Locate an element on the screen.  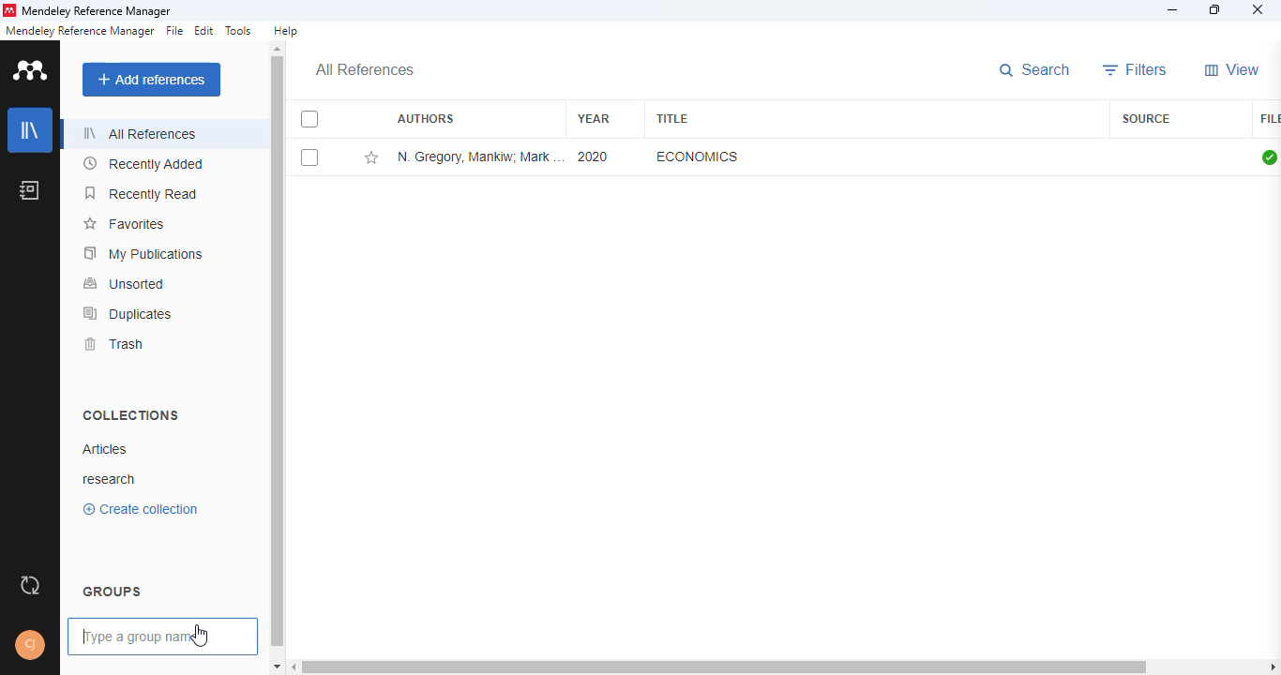
all files downloaded is located at coordinates (1267, 157).